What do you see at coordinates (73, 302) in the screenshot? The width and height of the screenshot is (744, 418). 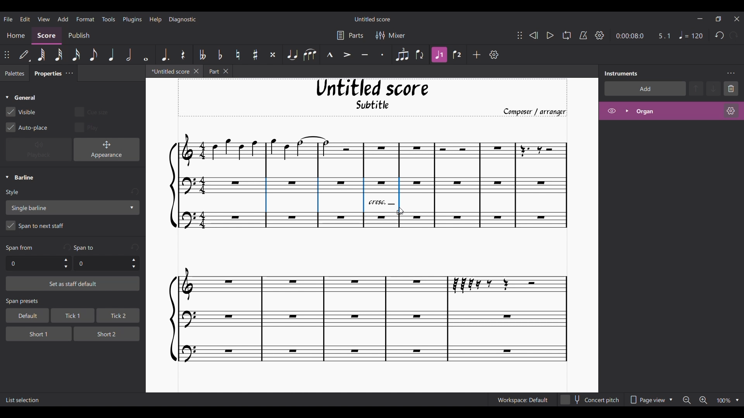 I see `Span presets` at bounding box center [73, 302].